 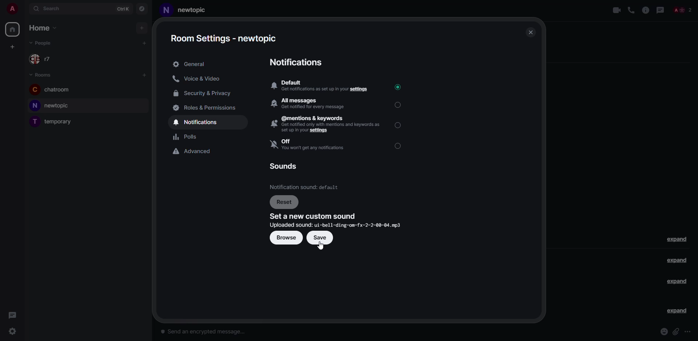 I want to click on sounds, so click(x=284, y=166).